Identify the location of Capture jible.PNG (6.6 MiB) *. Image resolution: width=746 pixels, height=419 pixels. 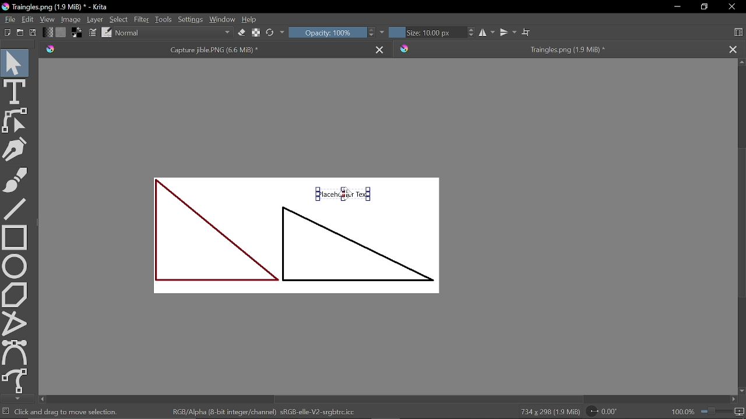
(206, 49).